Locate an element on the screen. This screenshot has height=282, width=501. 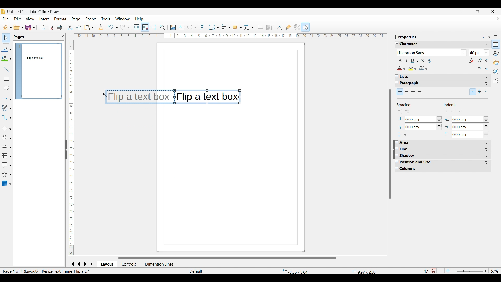
Bottom alignment is located at coordinates (486, 92).